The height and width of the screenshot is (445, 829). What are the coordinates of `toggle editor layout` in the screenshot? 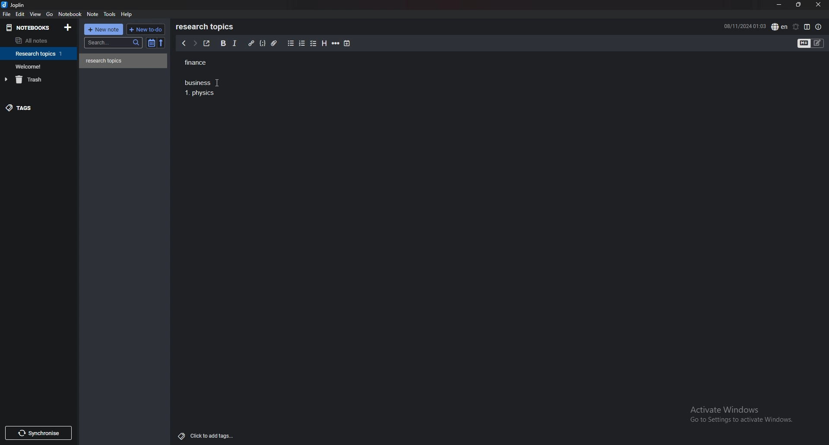 It's located at (807, 27).